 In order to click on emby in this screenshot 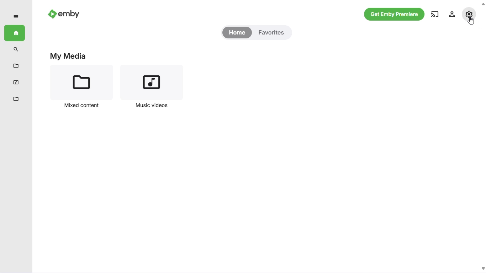, I will do `click(64, 14)`.